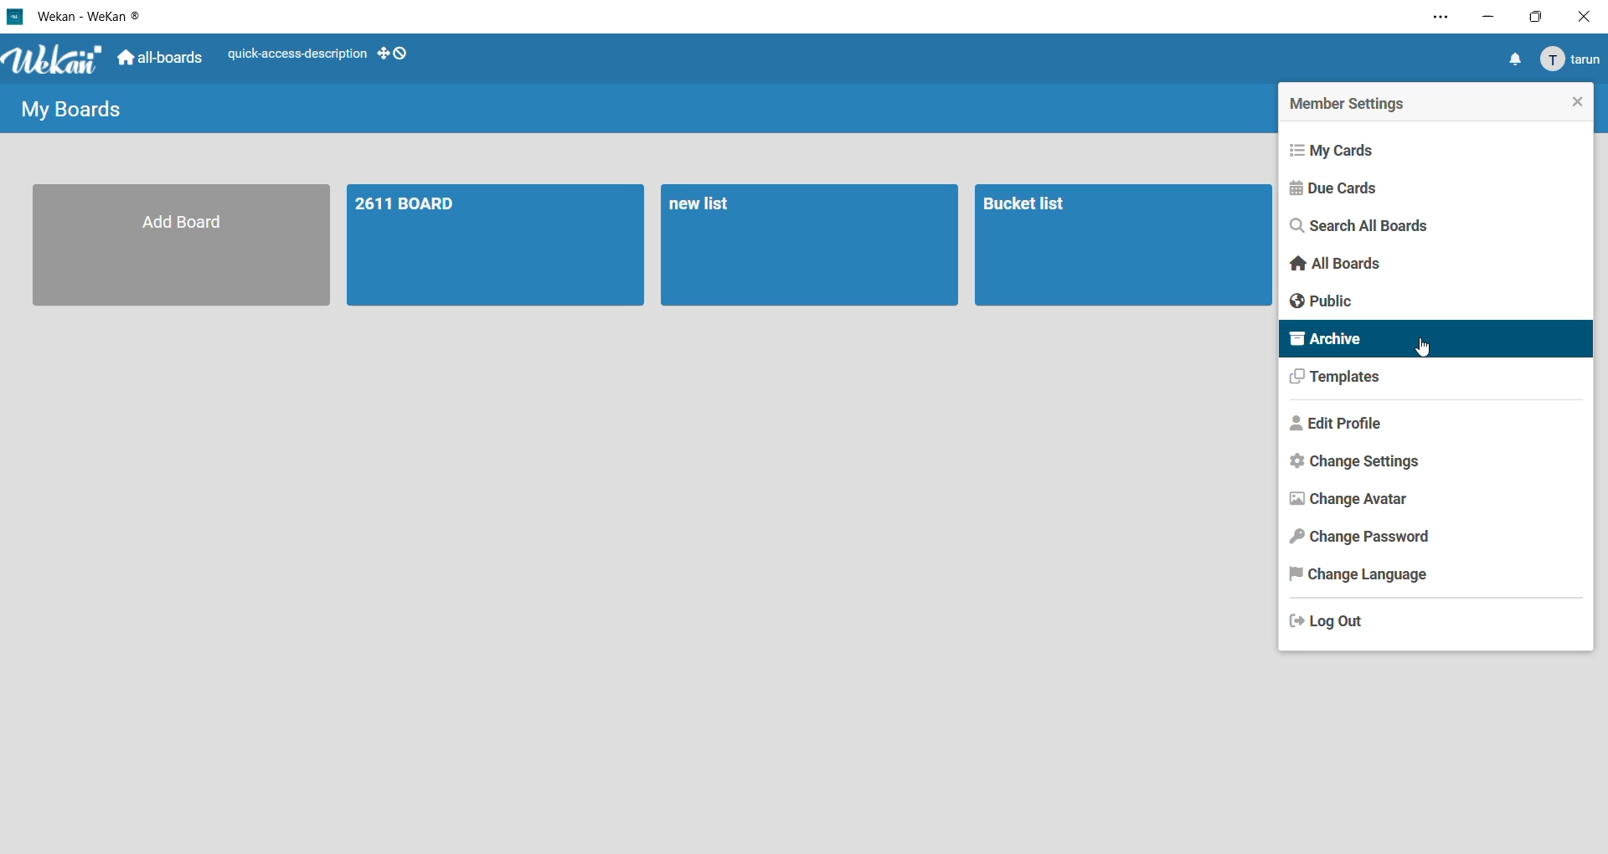 This screenshot has height=854, width=1608. Describe the element at coordinates (394, 51) in the screenshot. I see `show desktop drag handles` at that location.